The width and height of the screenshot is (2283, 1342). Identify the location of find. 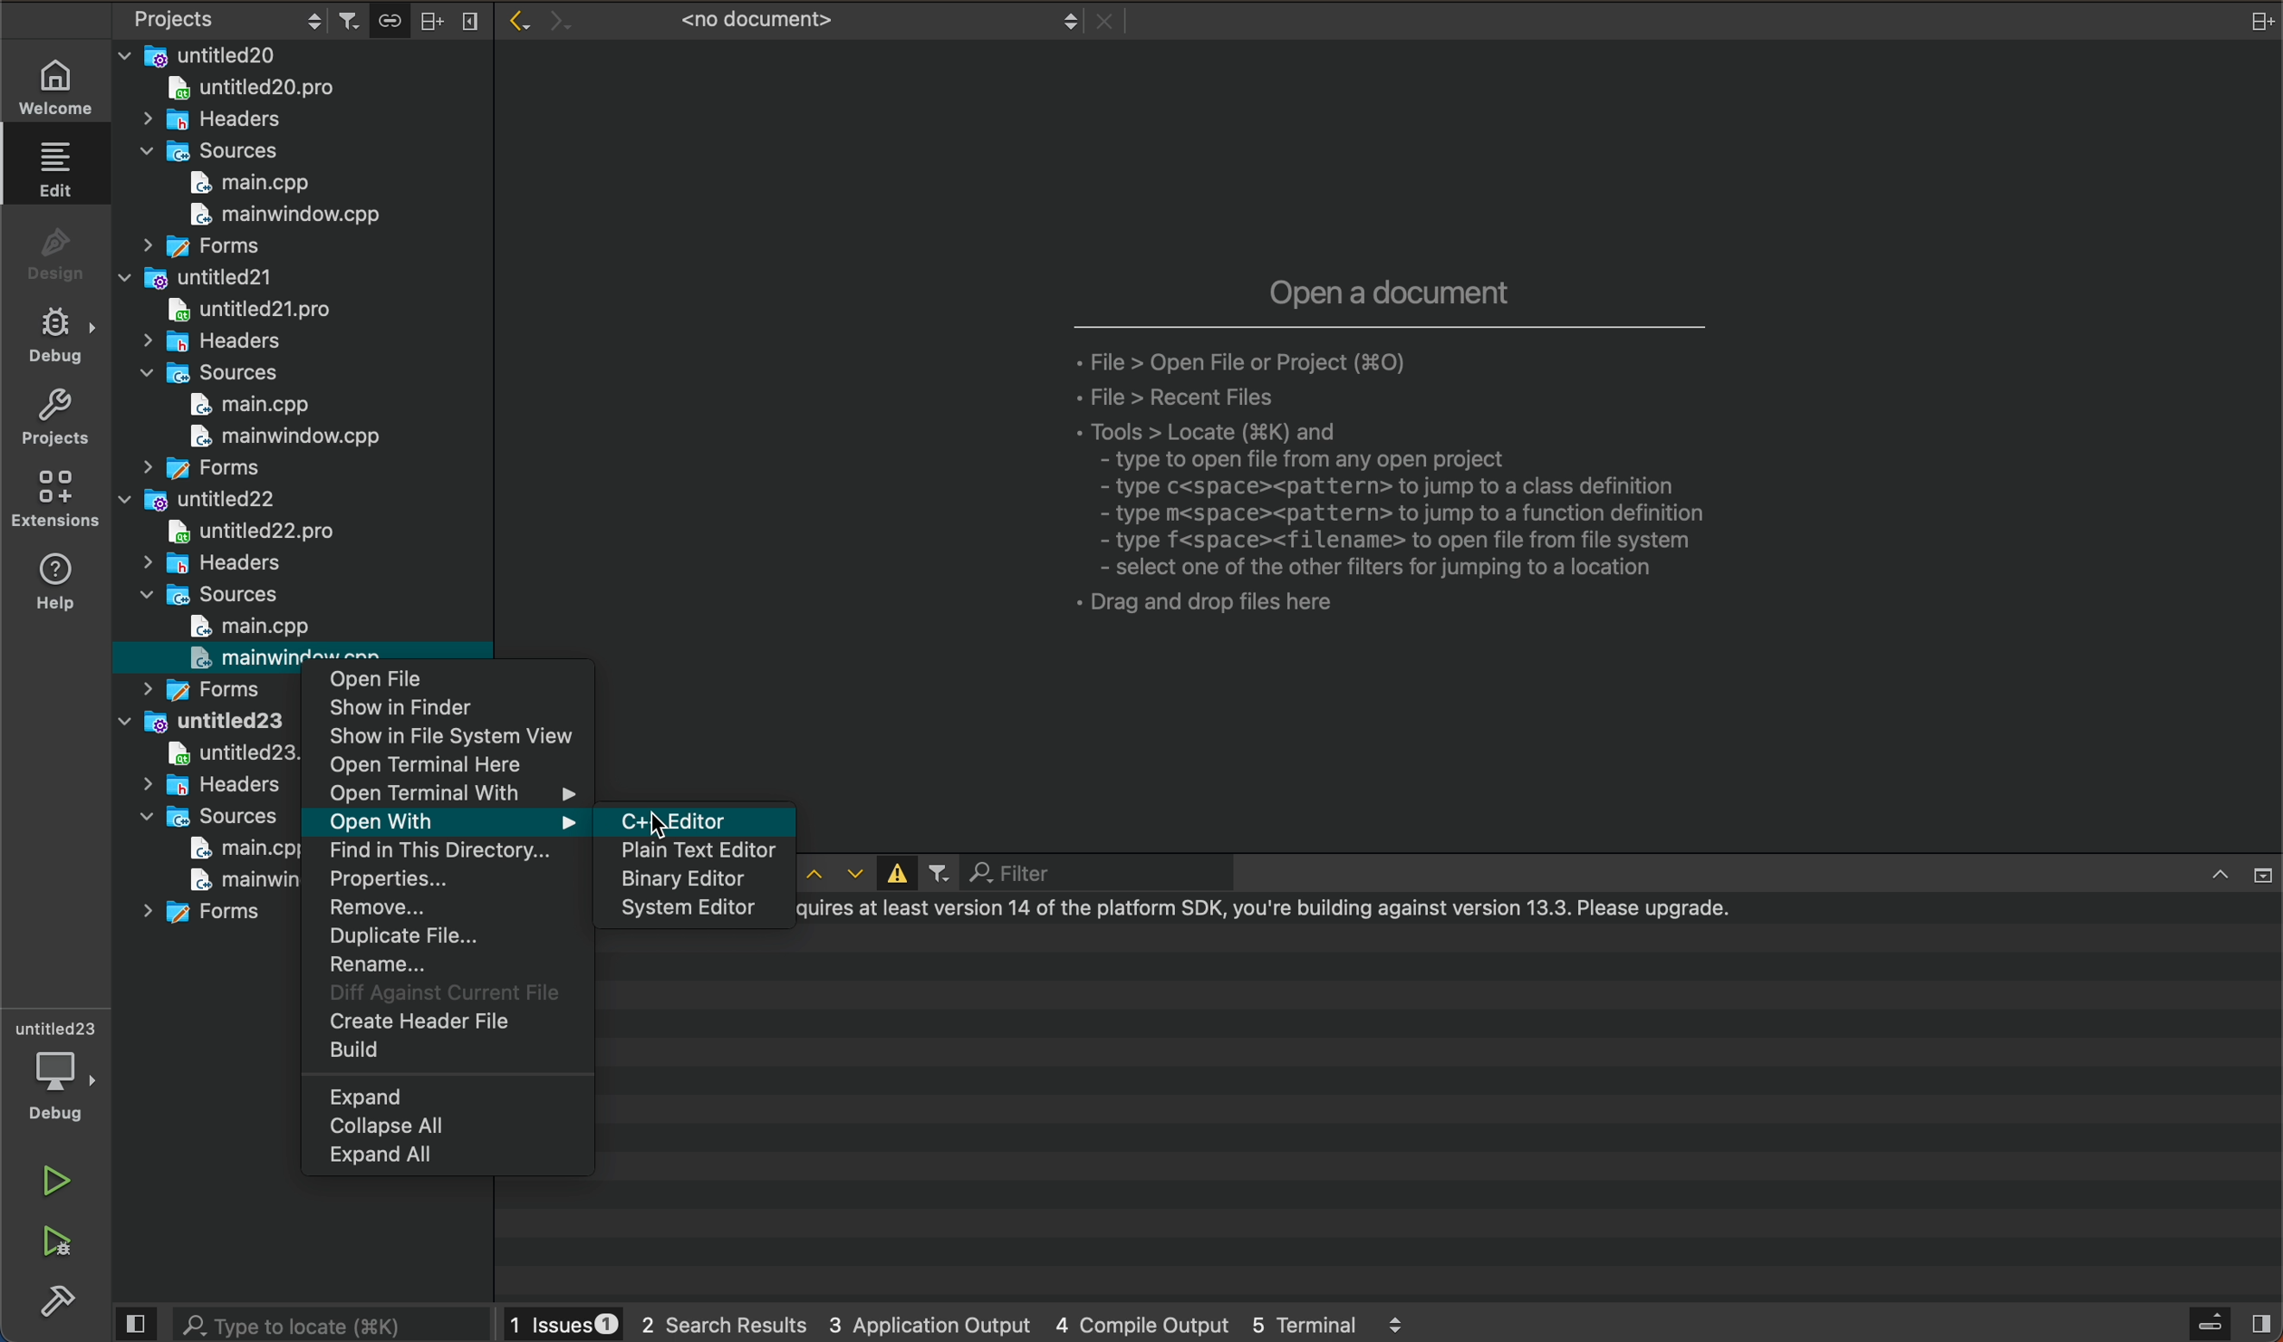
(448, 852).